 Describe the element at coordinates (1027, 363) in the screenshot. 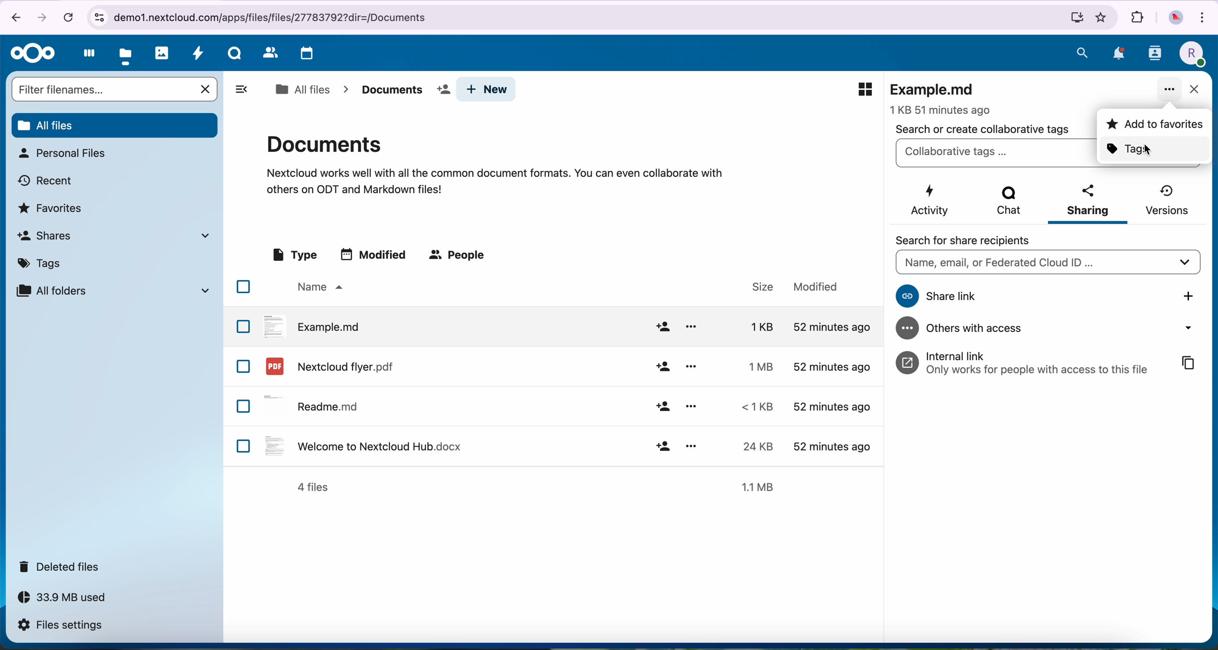

I see `internal link` at that location.